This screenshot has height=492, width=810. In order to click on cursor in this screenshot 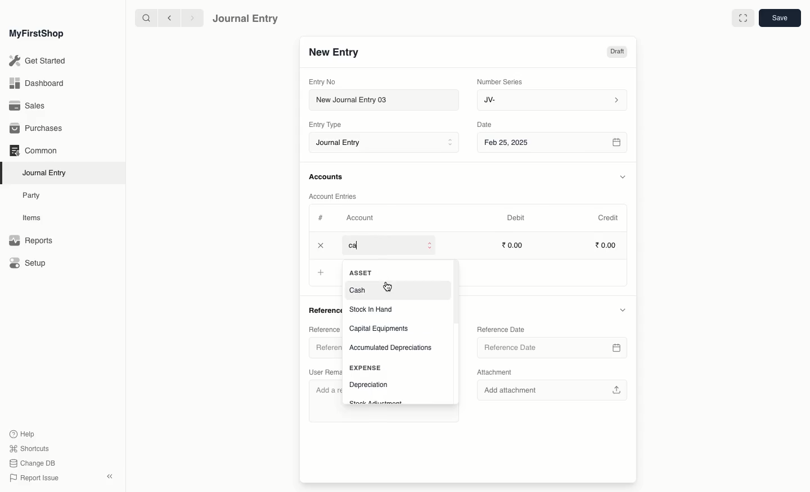, I will do `click(388, 286)`.